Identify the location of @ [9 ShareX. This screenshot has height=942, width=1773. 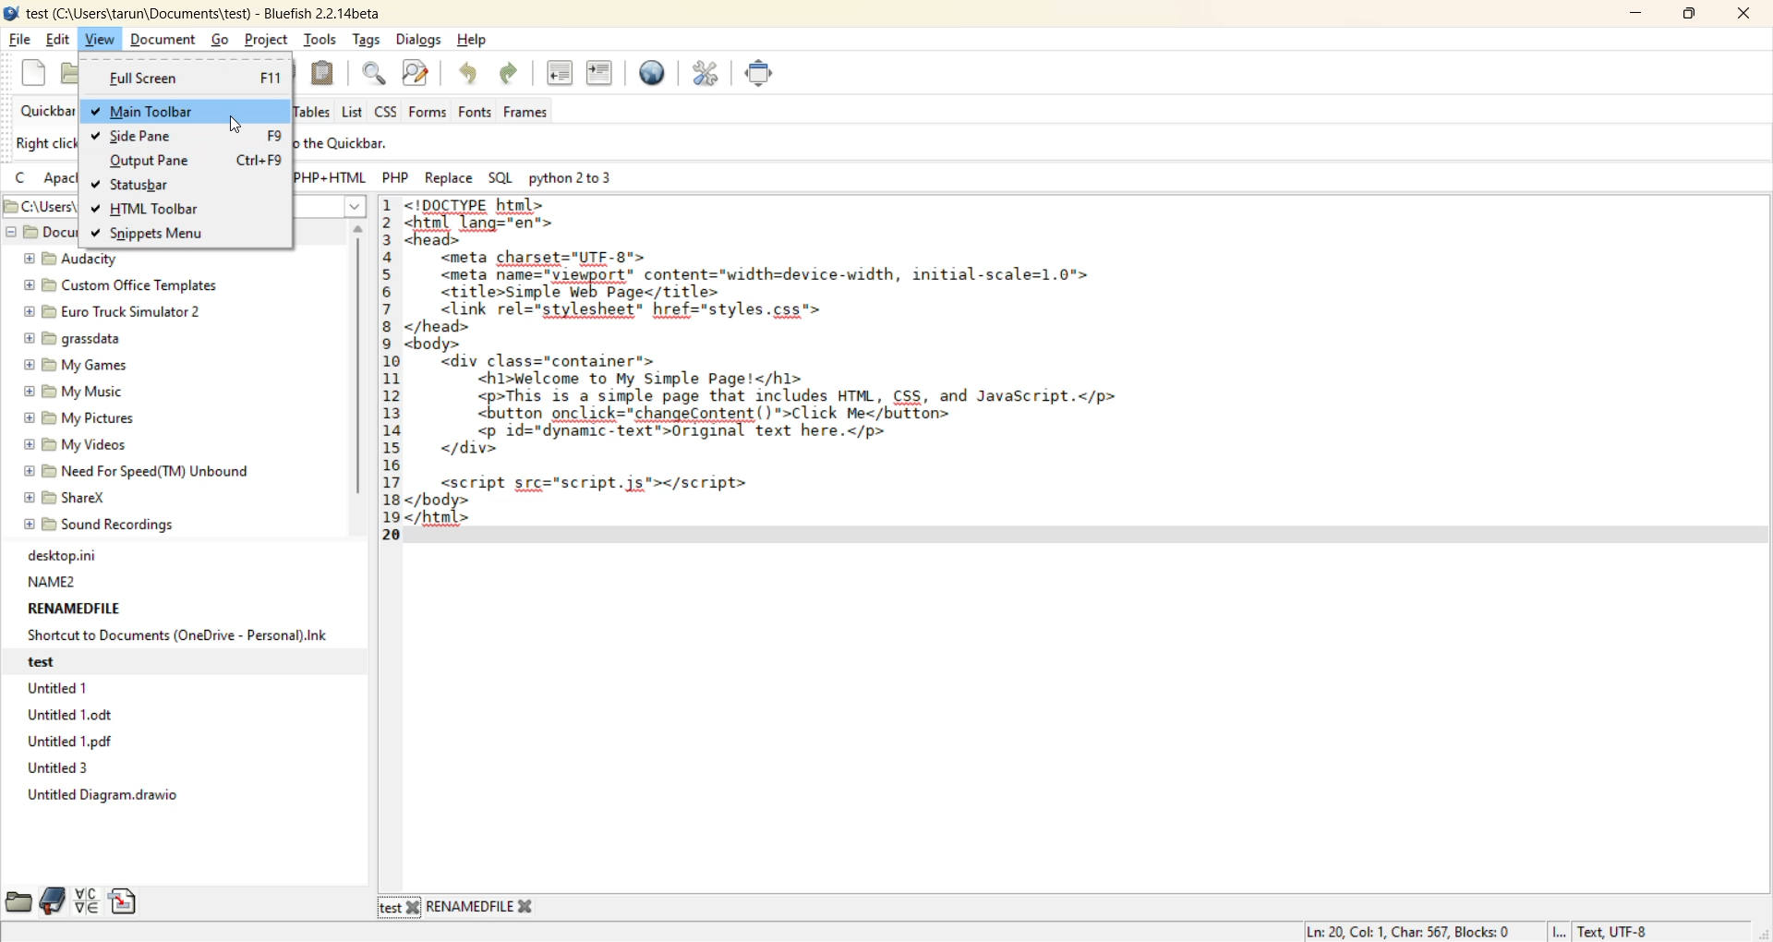
(70, 500).